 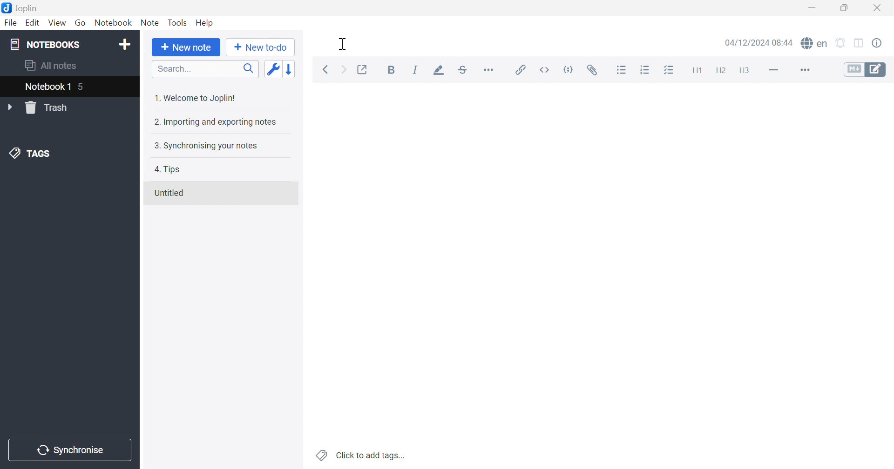 What do you see at coordinates (846, 8) in the screenshot?
I see `Restore Down` at bounding box center [846, 8].